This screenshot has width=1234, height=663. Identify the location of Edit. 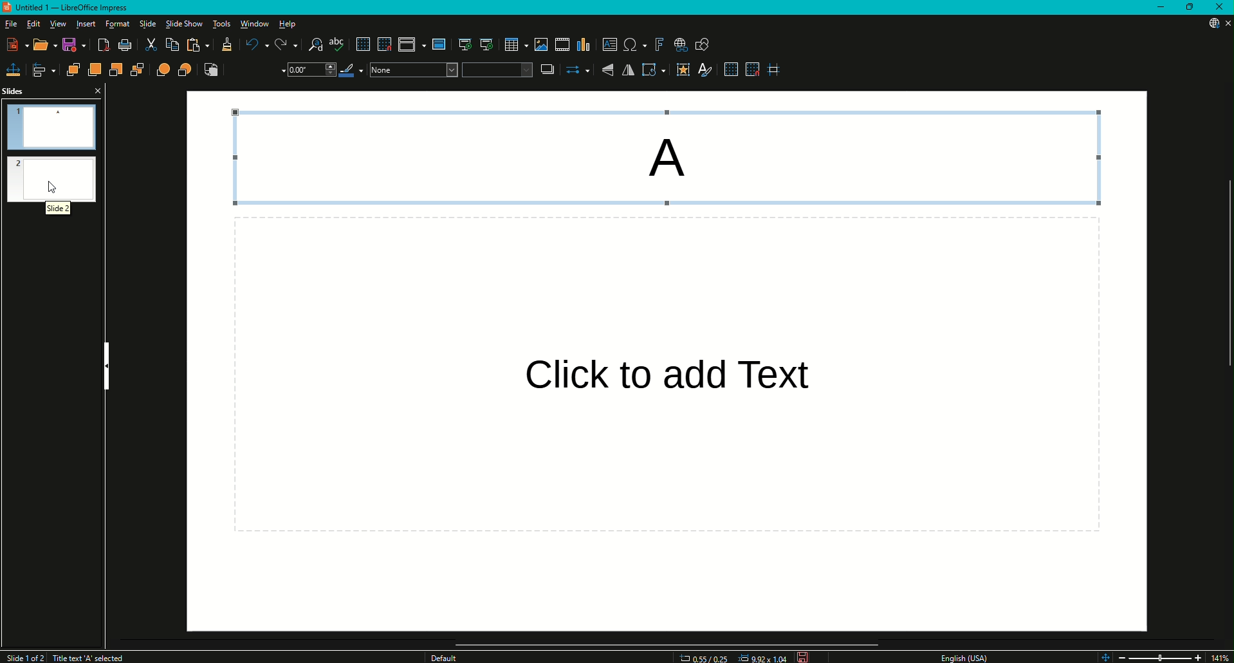
(33, 24).